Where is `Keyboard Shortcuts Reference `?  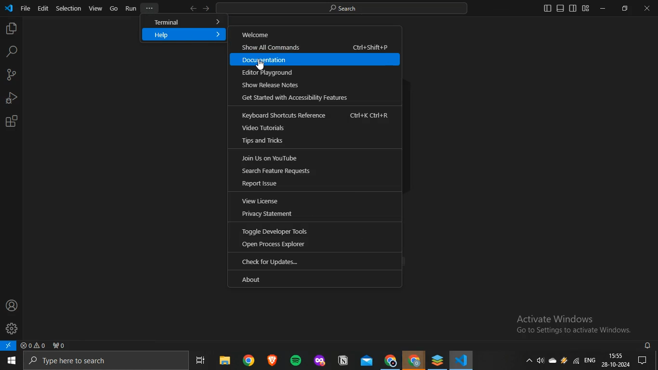
Keyboard Shortcuts Reference  is located at coordinates (314, 114).